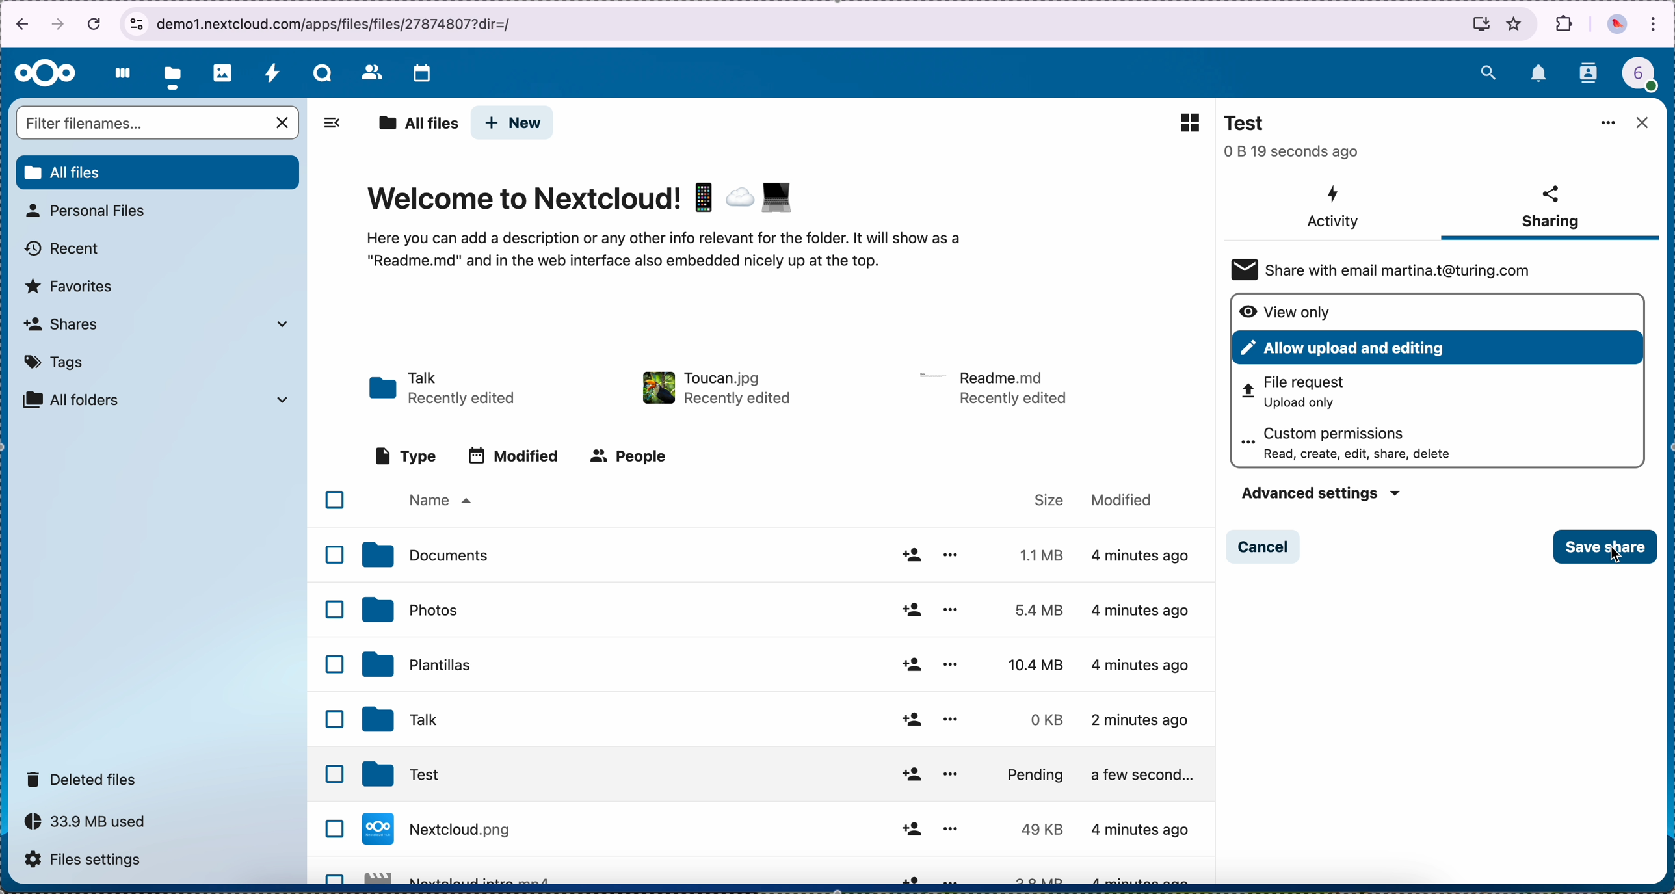 The image size is (1675, 894). I want to click on people, so click(632, 456).